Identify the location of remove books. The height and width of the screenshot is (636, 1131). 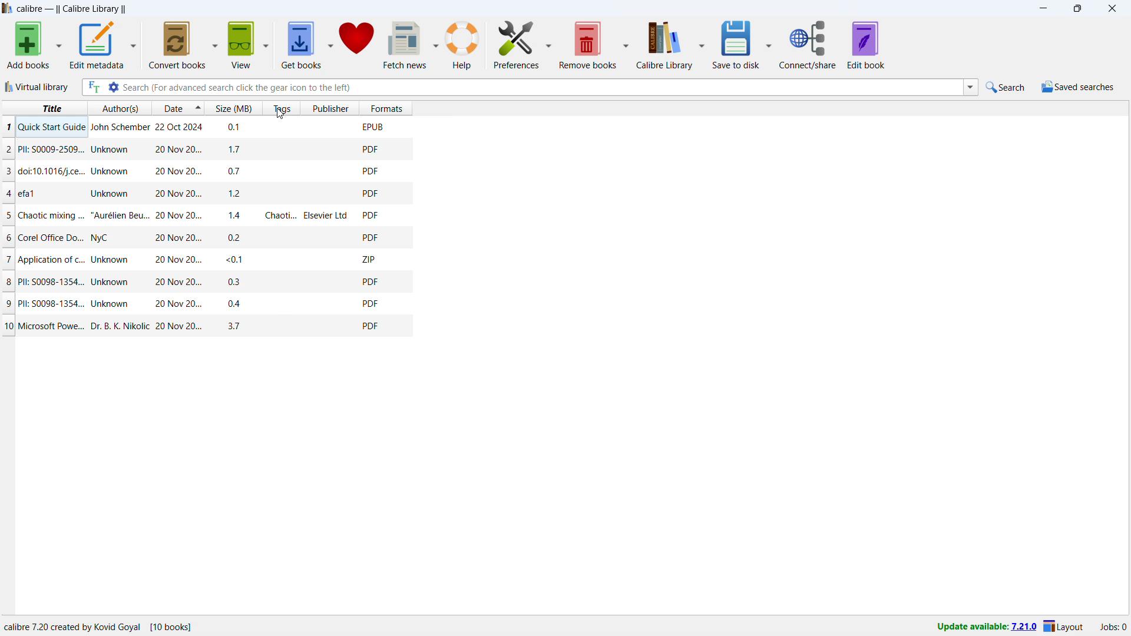
(588, 44).